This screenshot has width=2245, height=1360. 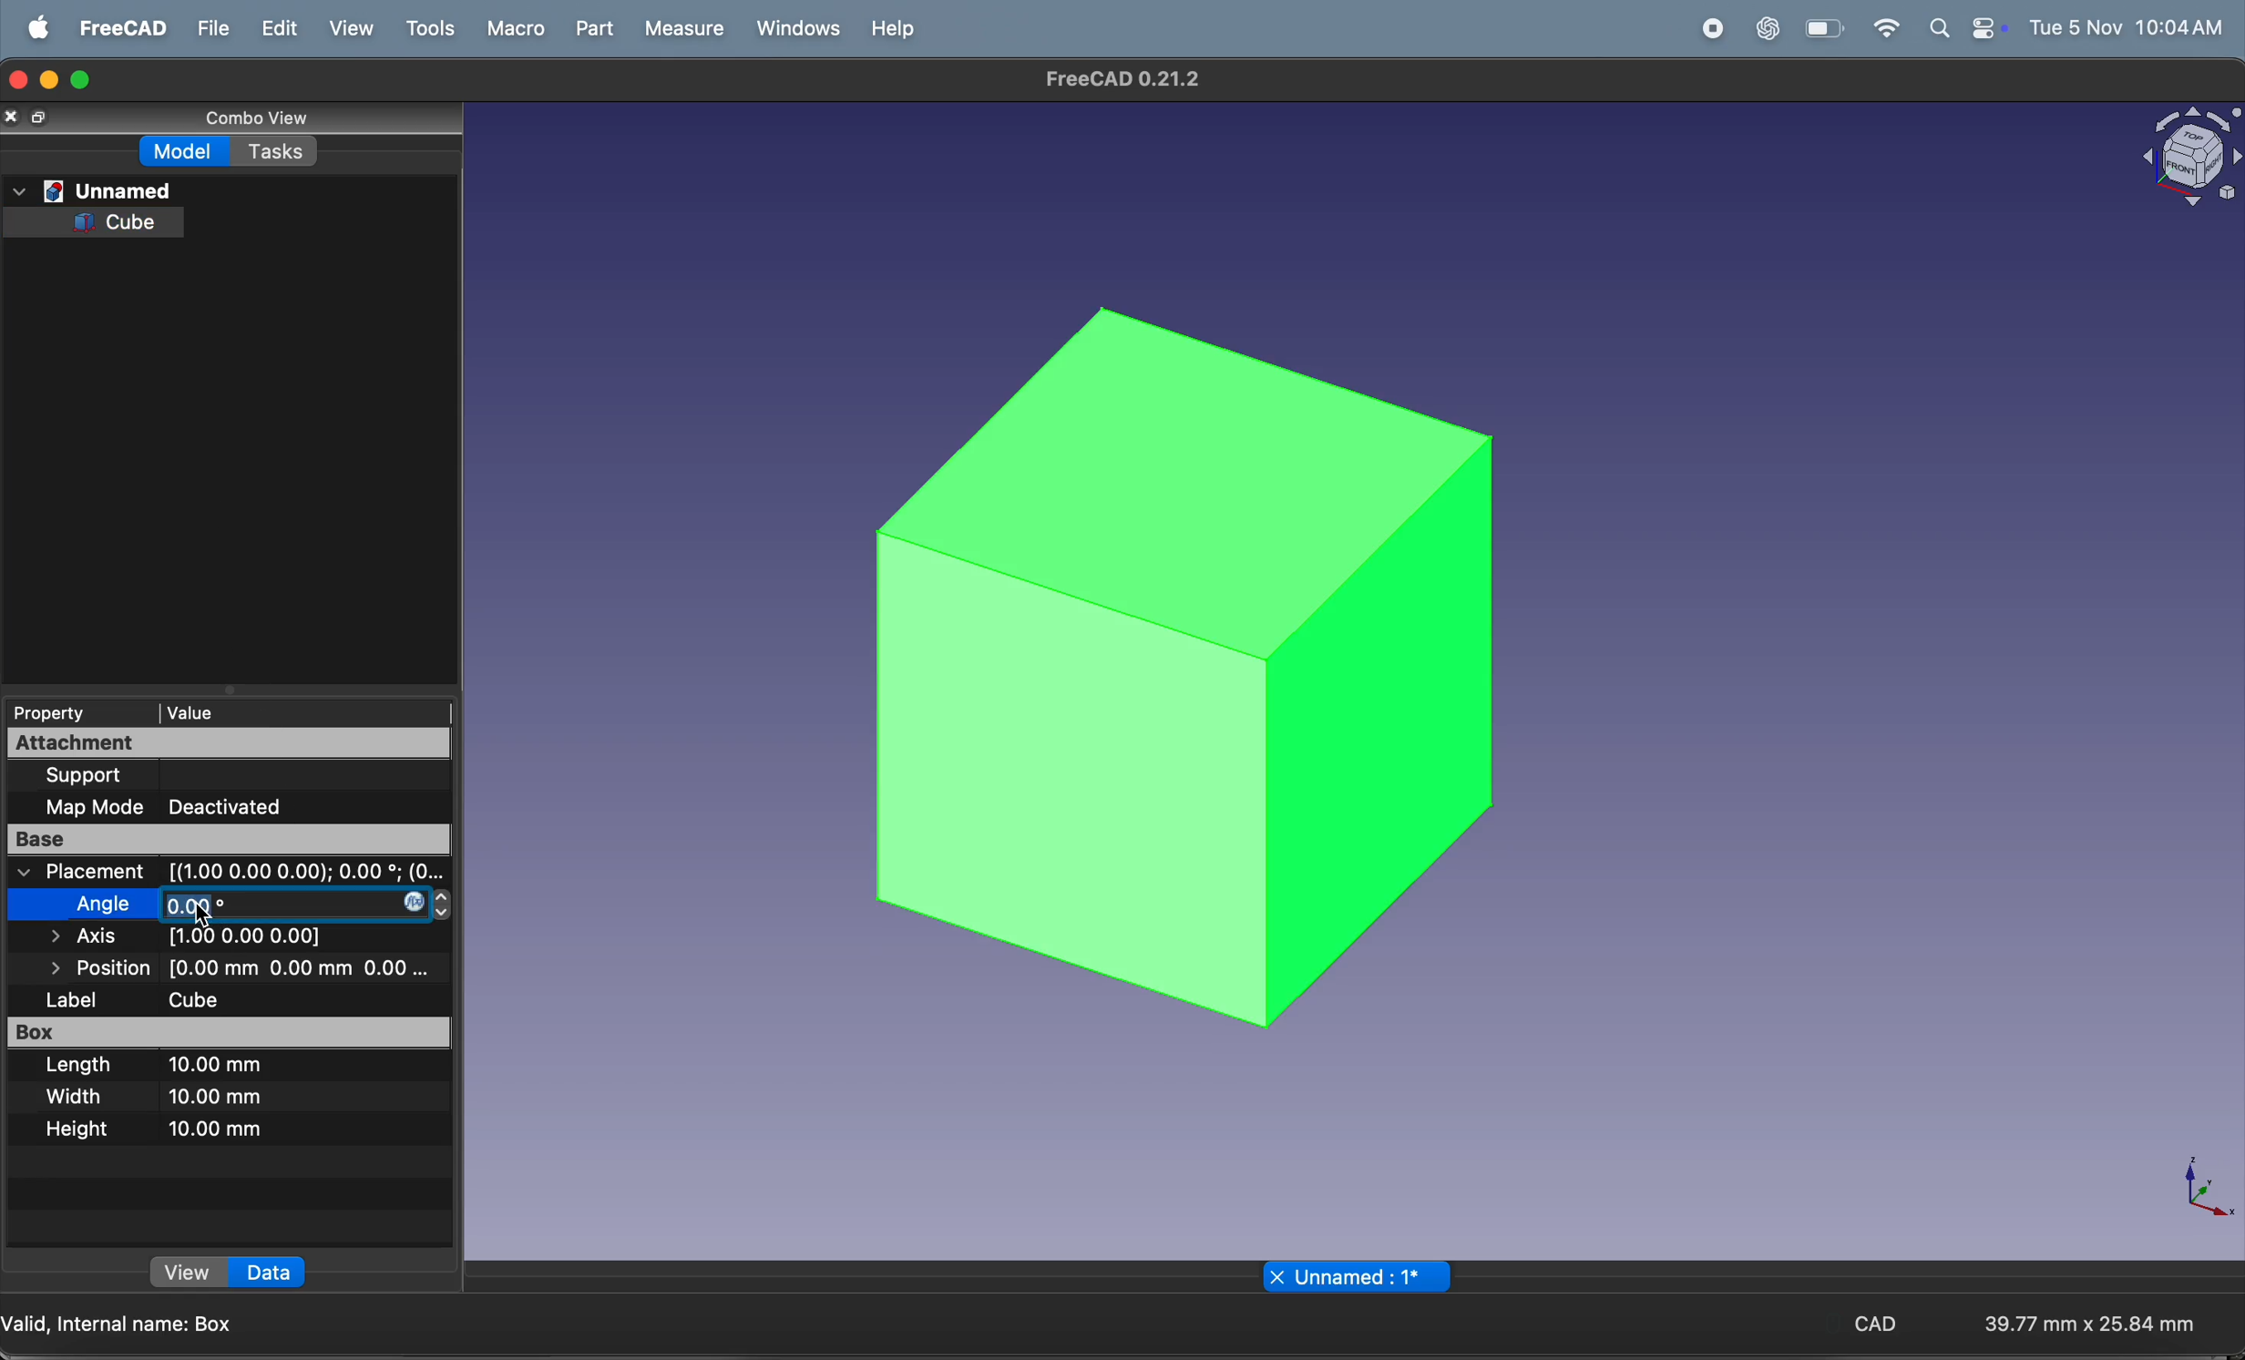 What do you see at coordinates (2209, 1190) in the screenshot?
I see `axis compass` at bounding box center [2209, 1190].